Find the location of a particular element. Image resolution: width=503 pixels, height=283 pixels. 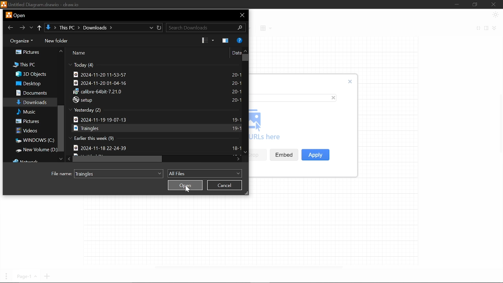

vertical scrollbar for files in "Download" is located at coordinates (246, 58).